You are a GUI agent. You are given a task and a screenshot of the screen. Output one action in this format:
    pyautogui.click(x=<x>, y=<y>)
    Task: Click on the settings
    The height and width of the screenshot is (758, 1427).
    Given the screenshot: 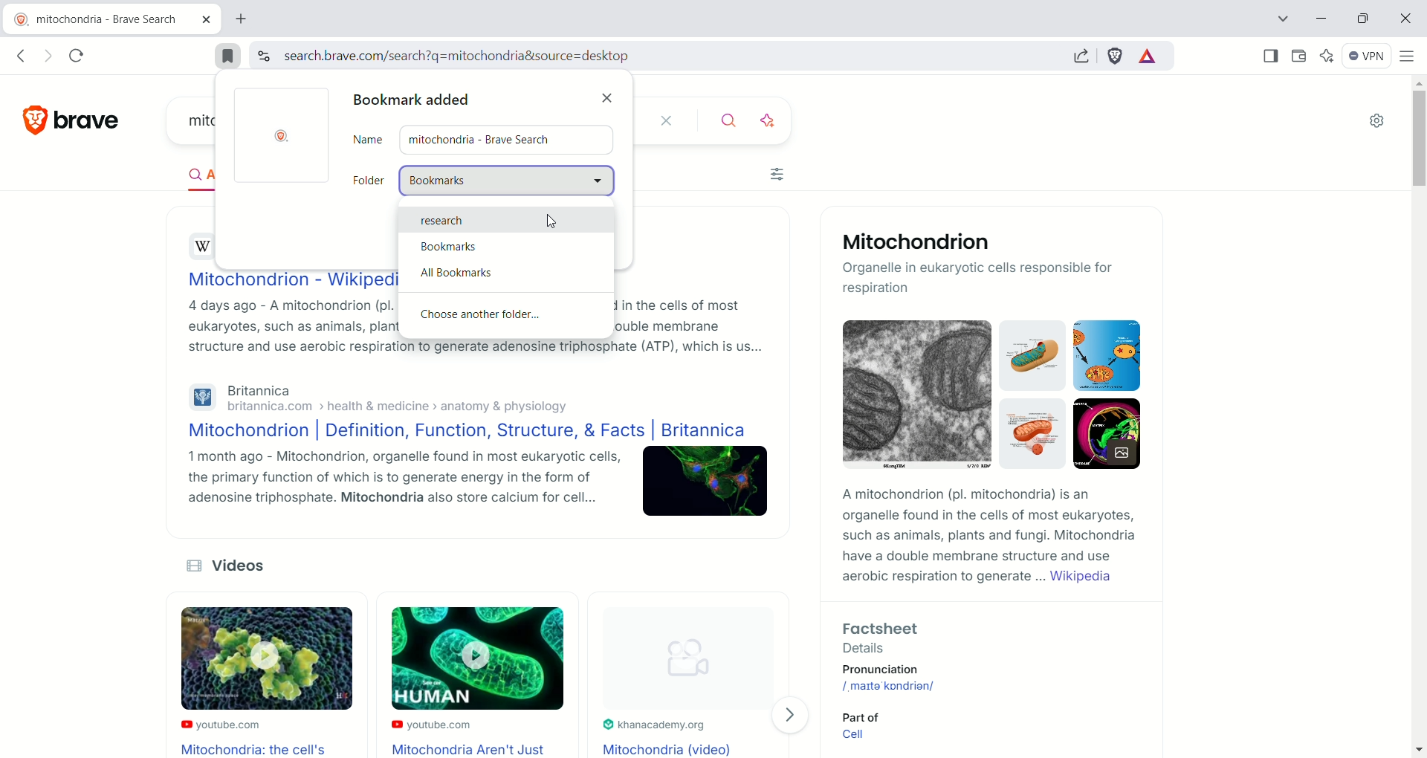 What is the action you would take?
    pyautogui.click(x=1379, y=122)
    